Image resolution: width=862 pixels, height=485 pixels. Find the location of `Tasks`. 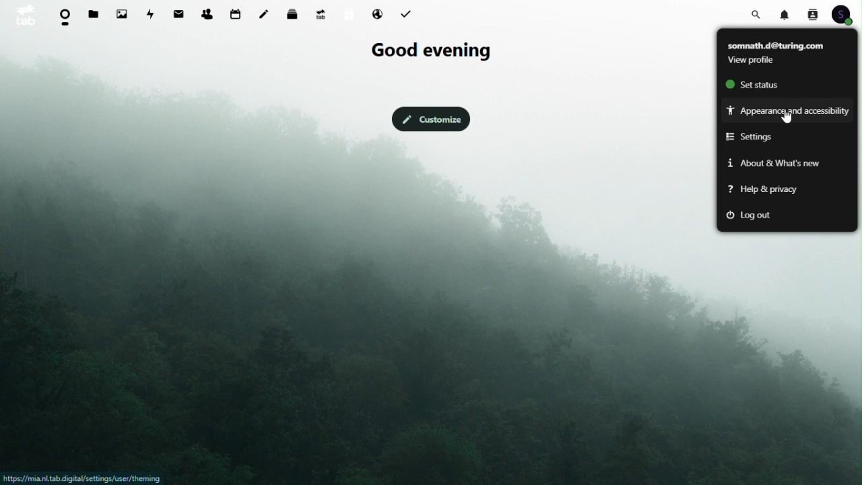

Tasks is located at coordinates (408, 13).